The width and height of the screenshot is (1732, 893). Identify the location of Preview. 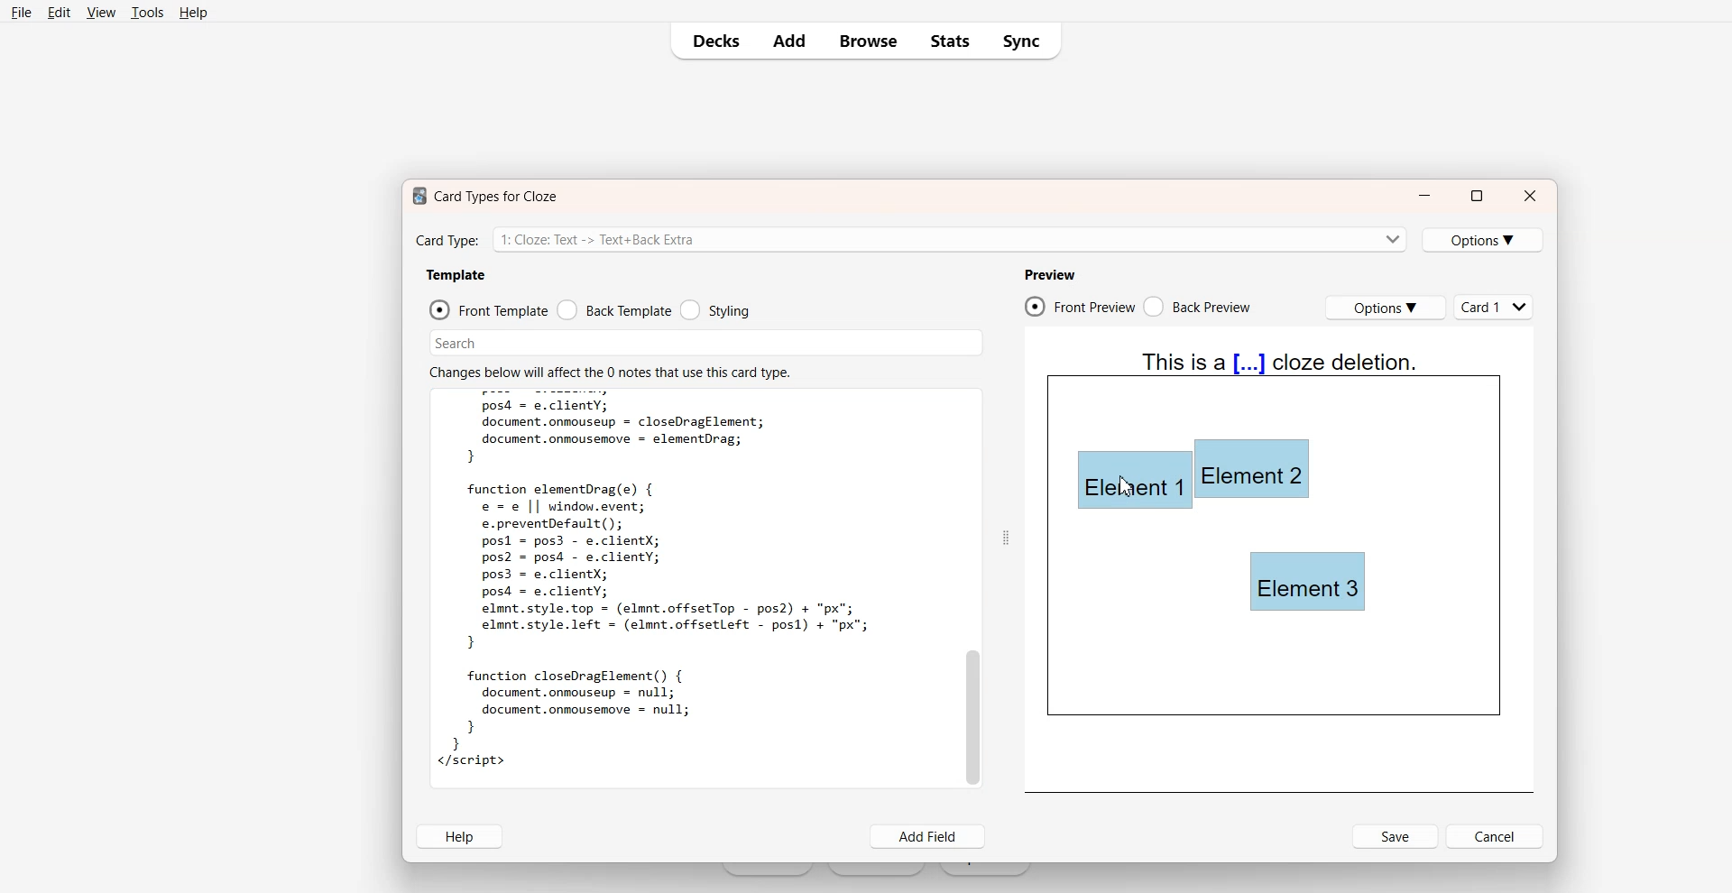
(1049, 274).